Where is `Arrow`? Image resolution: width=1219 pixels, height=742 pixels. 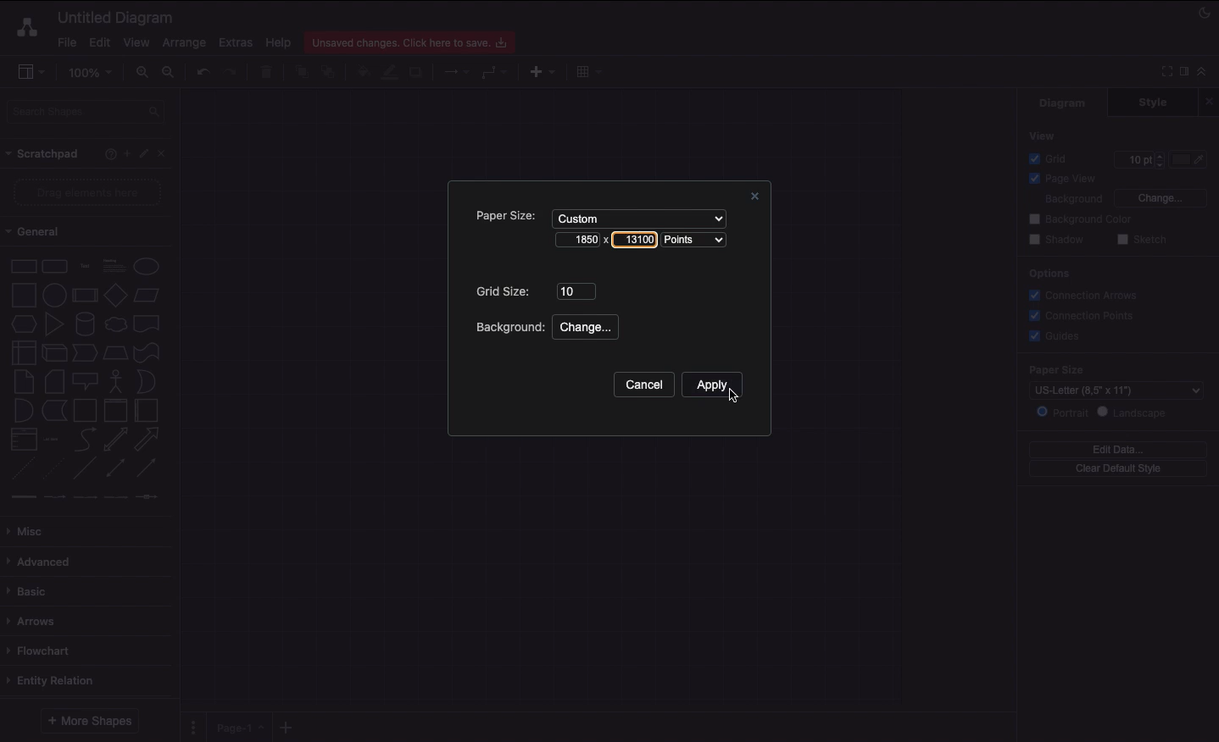 Arrow is located at coordinates (148, 440).